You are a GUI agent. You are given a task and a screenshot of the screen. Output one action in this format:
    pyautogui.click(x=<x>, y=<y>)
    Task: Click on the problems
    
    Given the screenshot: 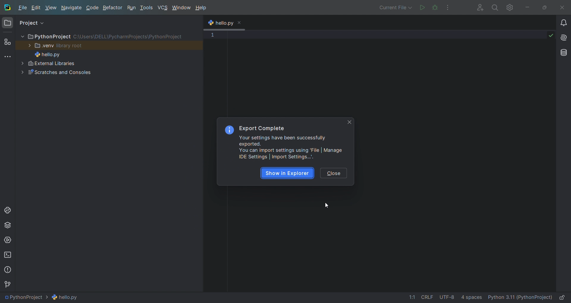 What is the action you would take?
    pyautogui.click(x=8, y=270)
    